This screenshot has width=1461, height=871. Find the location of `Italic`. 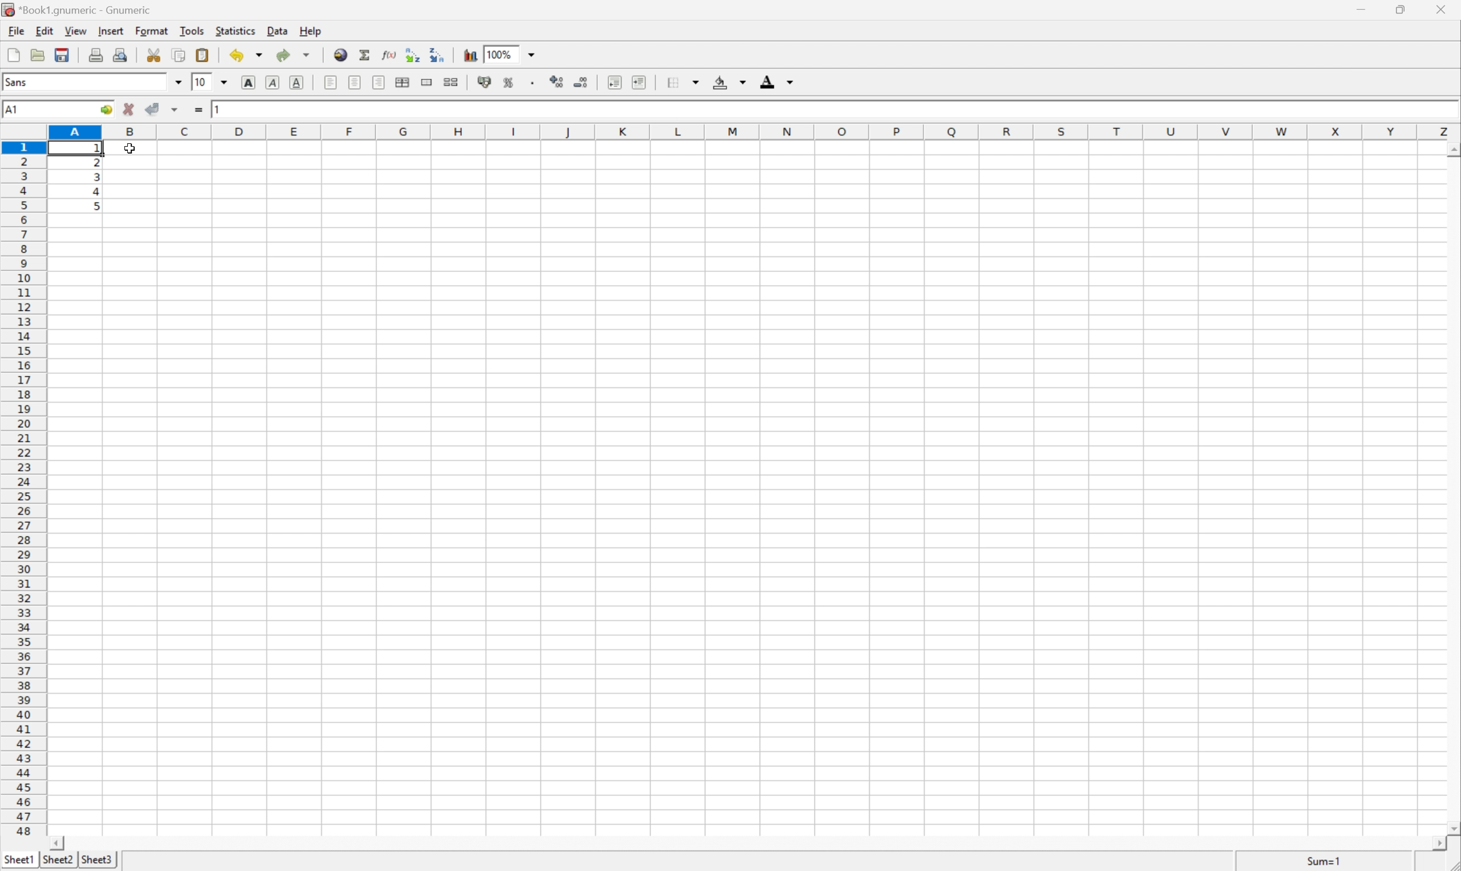

Italic is located at coordinates (270, 83).